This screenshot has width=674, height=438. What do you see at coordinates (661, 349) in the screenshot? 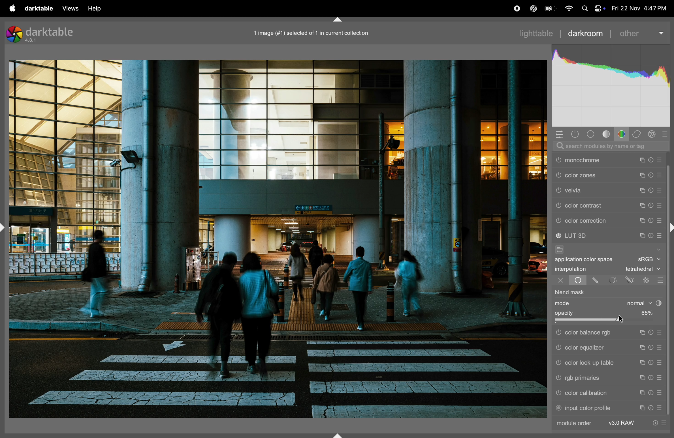
I see `presets` at bounding box center [661, 349].